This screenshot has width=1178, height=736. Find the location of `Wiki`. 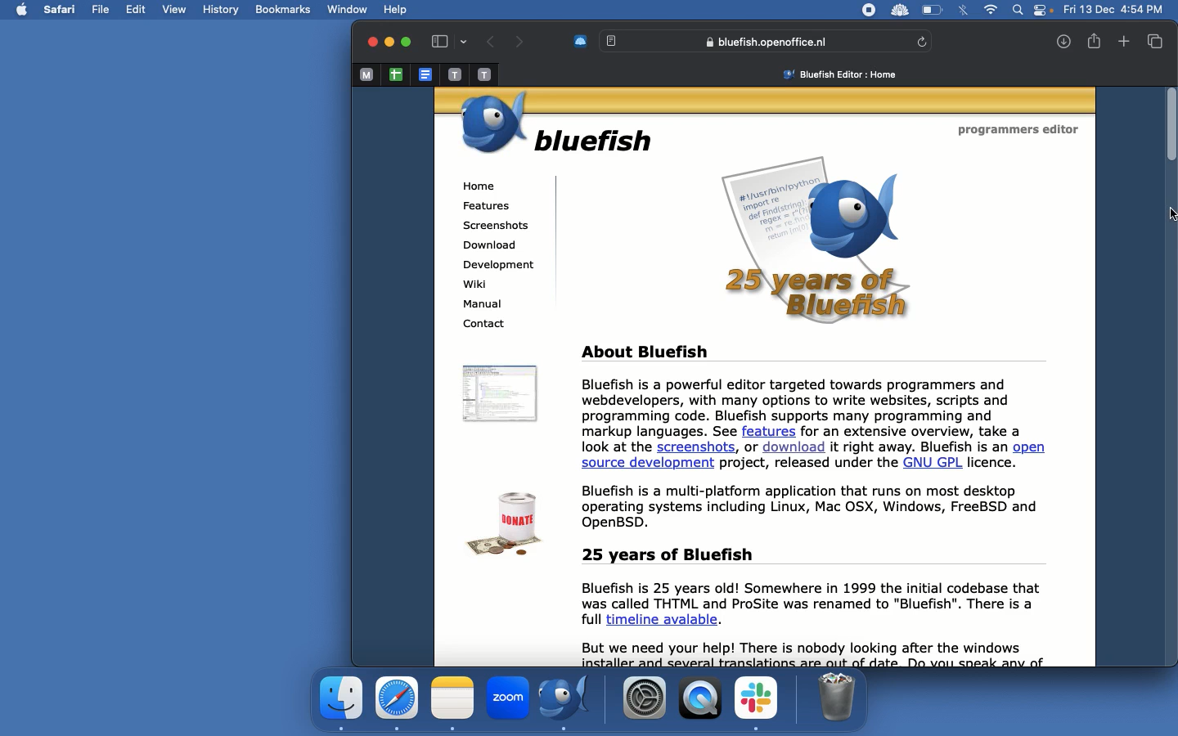

Wiki is located at coordinates (470, 284).